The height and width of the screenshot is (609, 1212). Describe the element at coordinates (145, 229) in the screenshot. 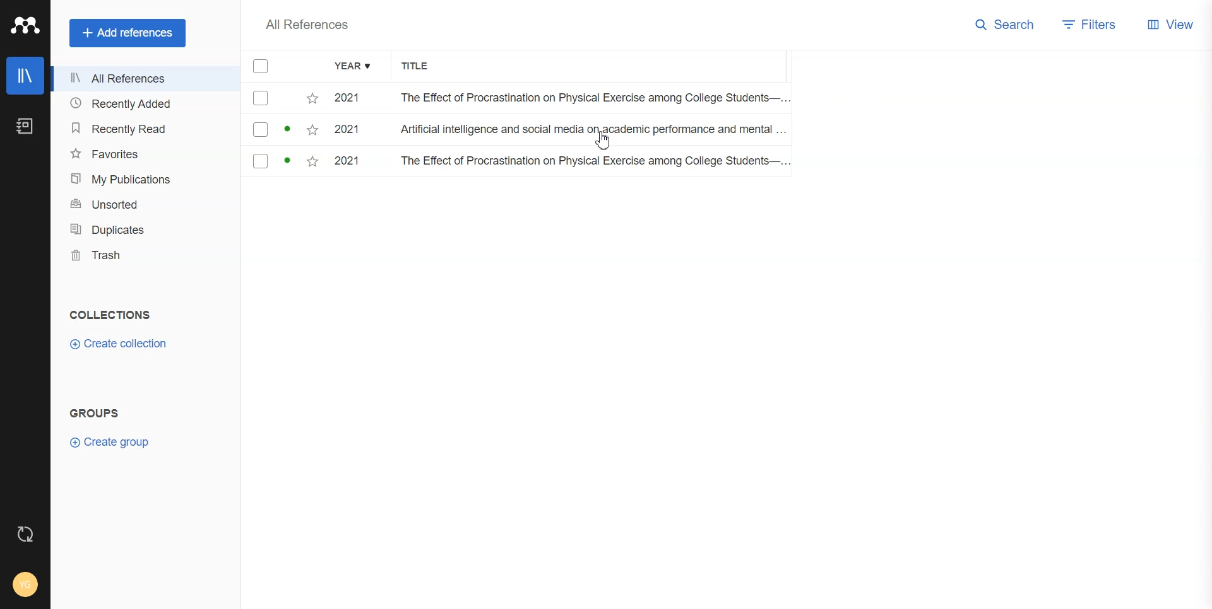

I see `Duplicates` at that location.